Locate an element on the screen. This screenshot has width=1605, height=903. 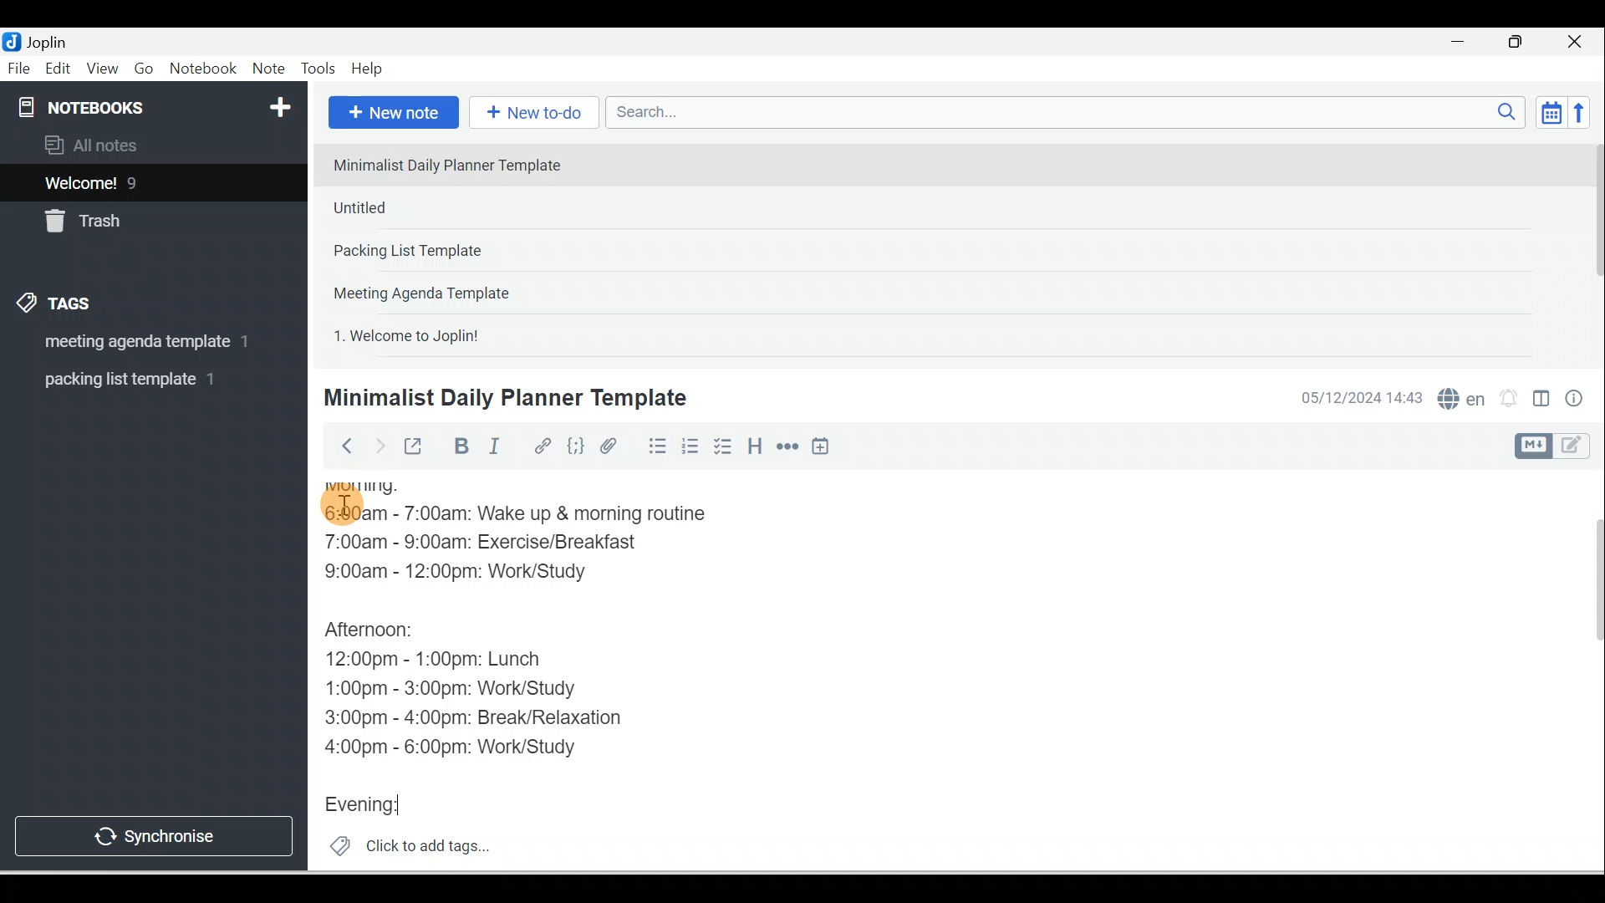
Tag 1 is located at coordinates (131, 343).